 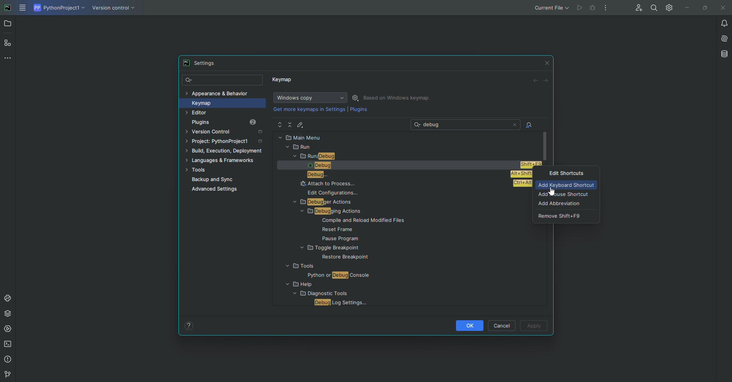 What do you see at coordinates (280, 125) in the screenshot?
I see `Expand` at bounding box center [280, 125].